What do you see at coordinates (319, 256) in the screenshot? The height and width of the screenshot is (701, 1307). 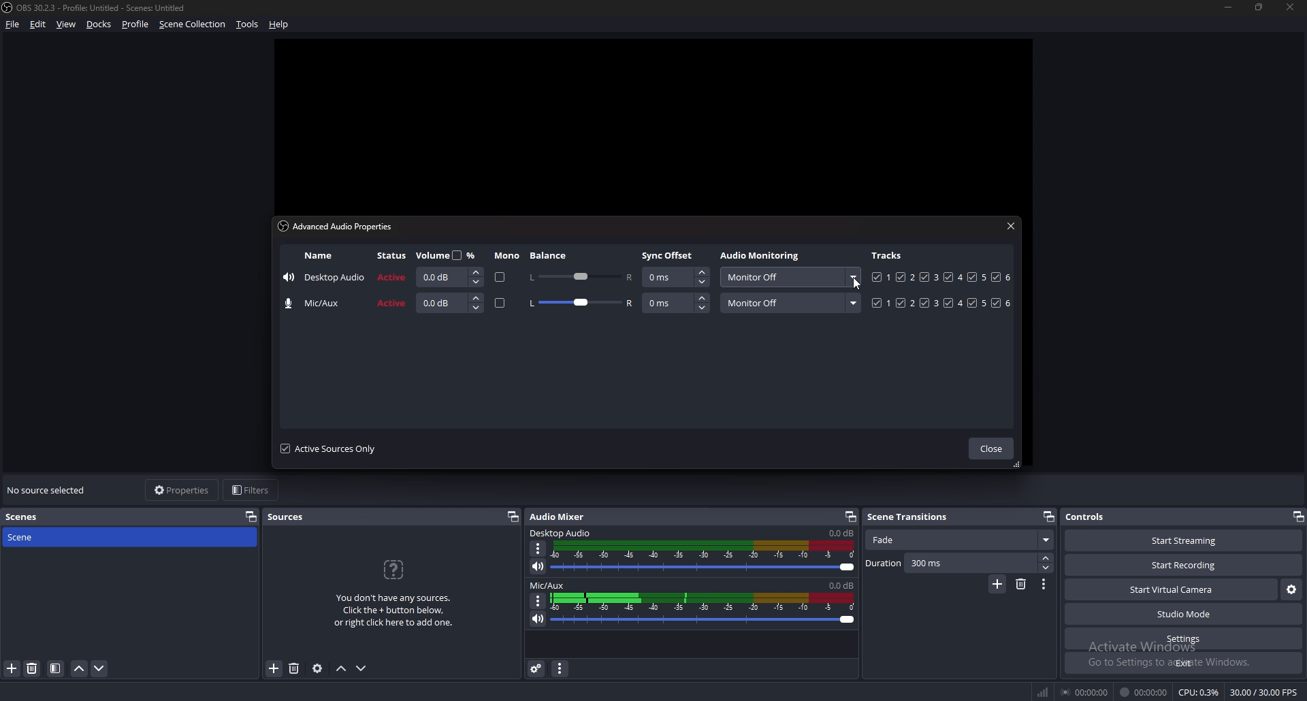 I see `name` at bounding box center [319, 256].